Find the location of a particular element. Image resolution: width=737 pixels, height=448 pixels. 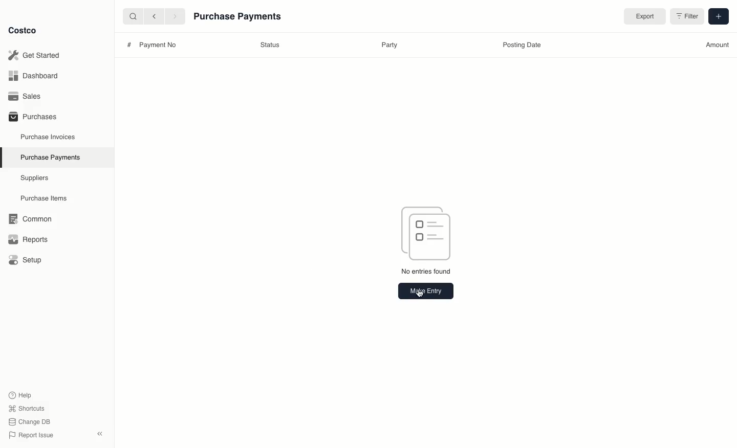

Posting Date is located at coordinates (521, 47).